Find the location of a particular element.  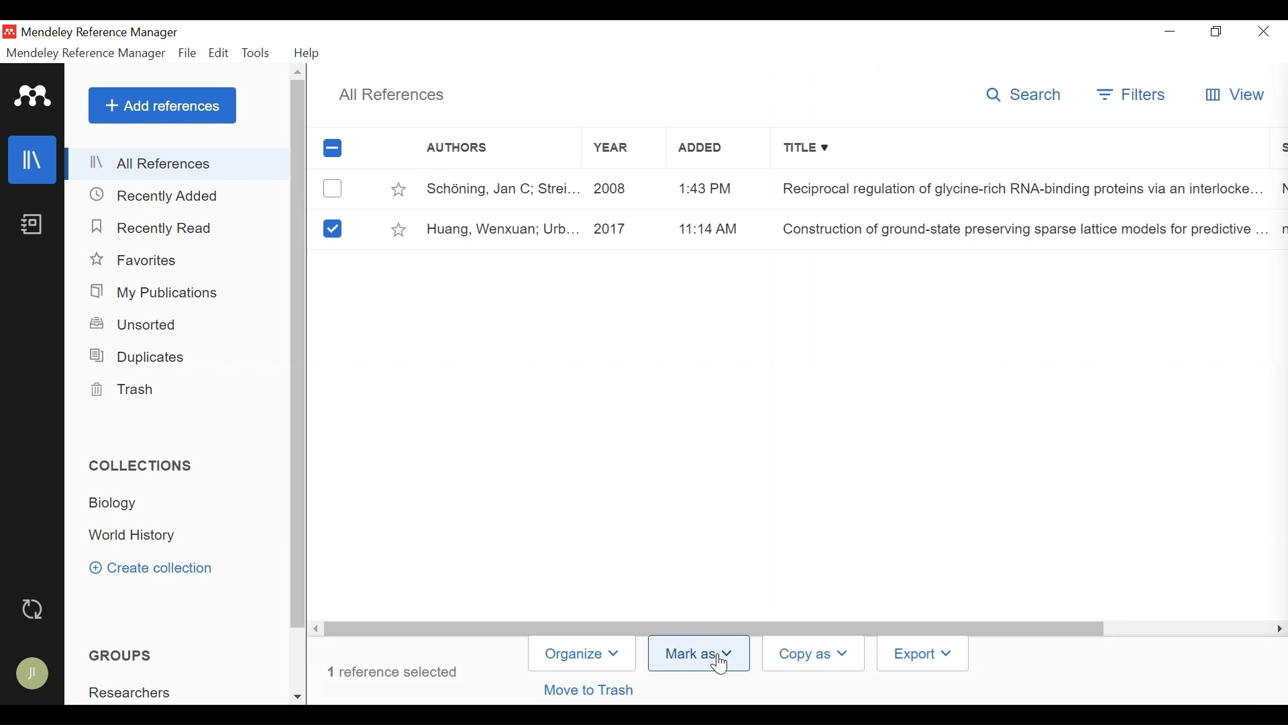

Trash is located at coordinates (126, 391).